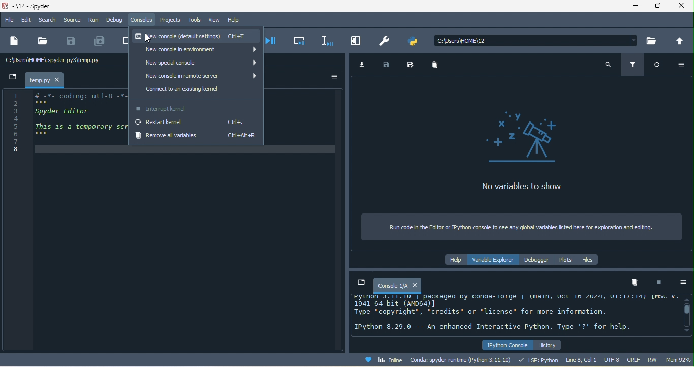 The height and width of the screenshot is (367, 694). Describe the element at coordinates (235, 20) in the screenshot. I see `help` at that location.